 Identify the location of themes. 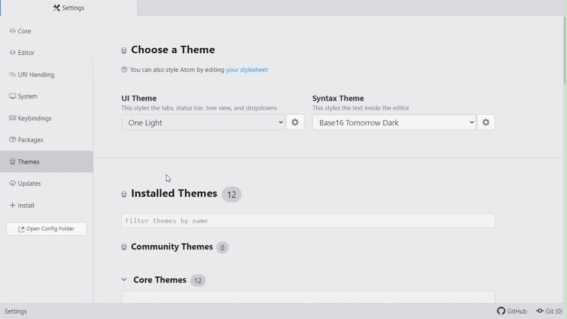
(43, 161).